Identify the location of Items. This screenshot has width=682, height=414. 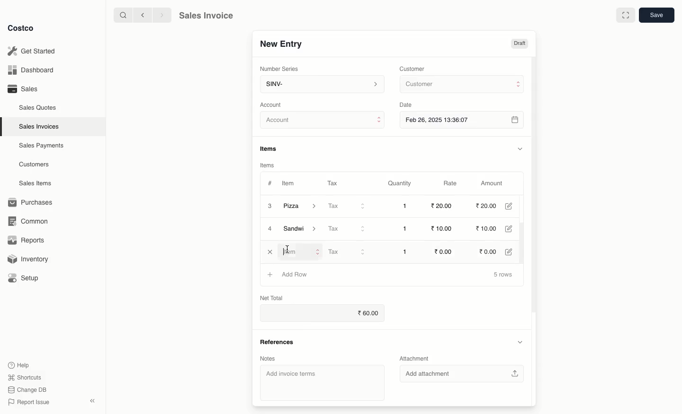
(268, 165).